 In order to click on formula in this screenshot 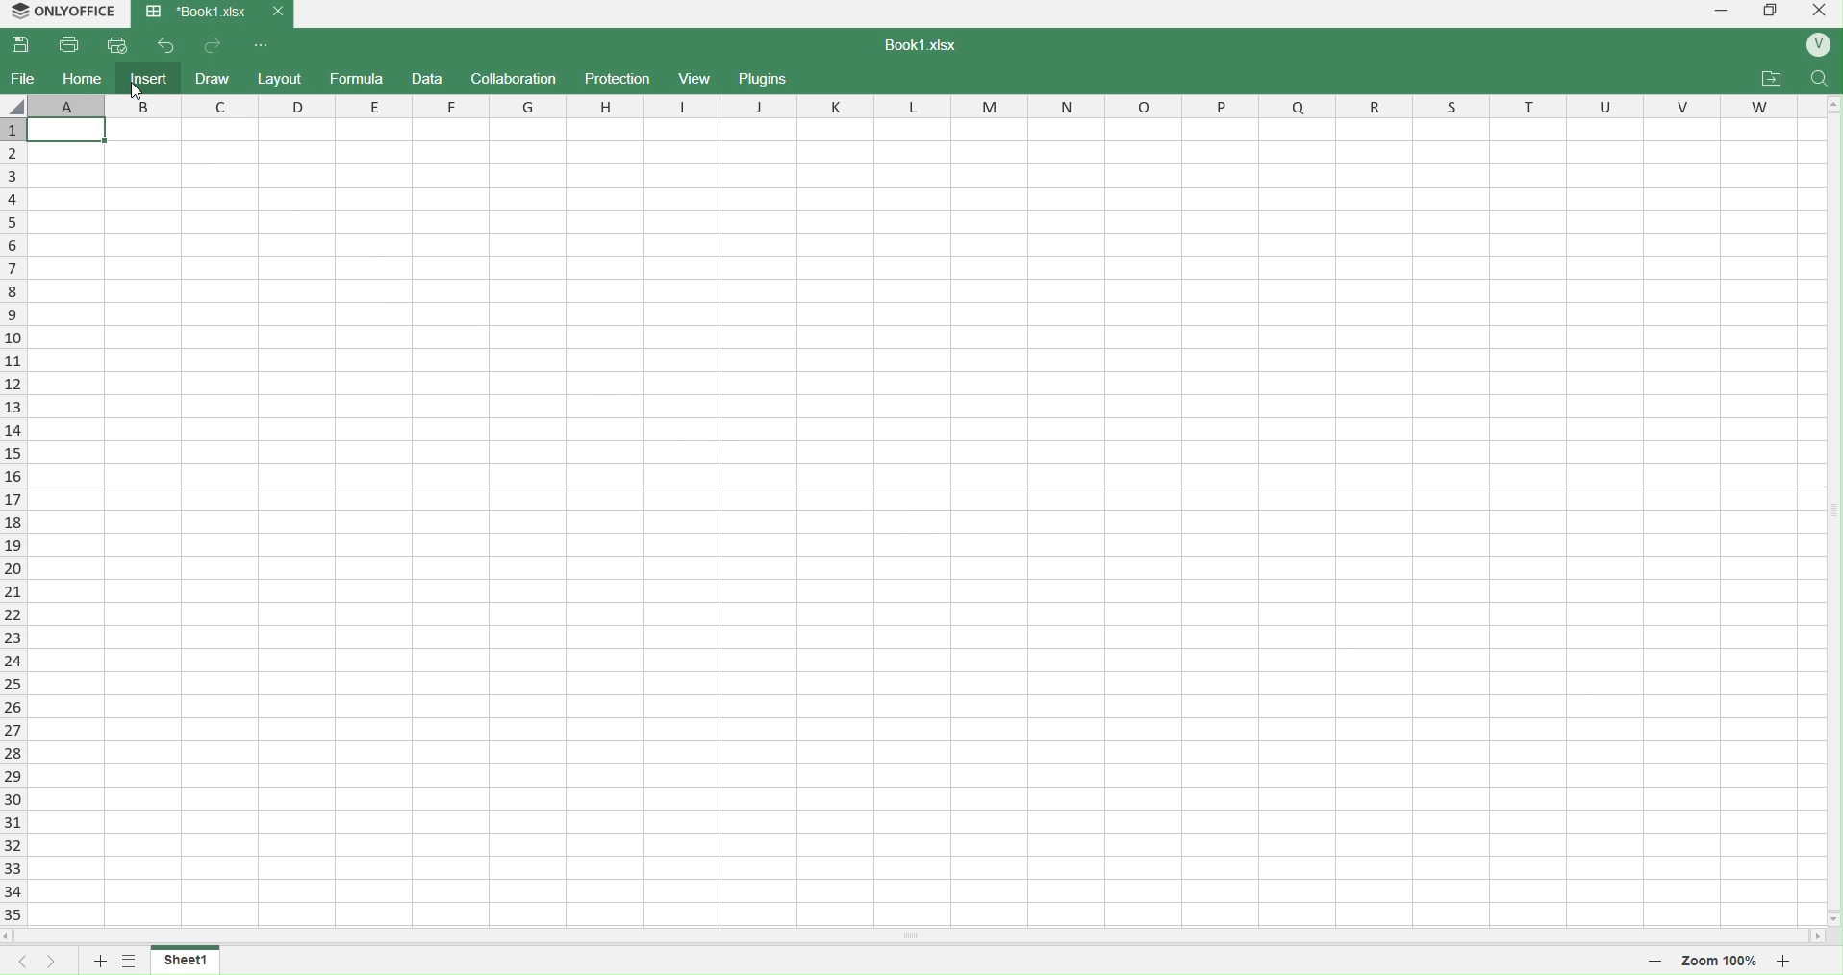, I will do `click(357, 80)`.